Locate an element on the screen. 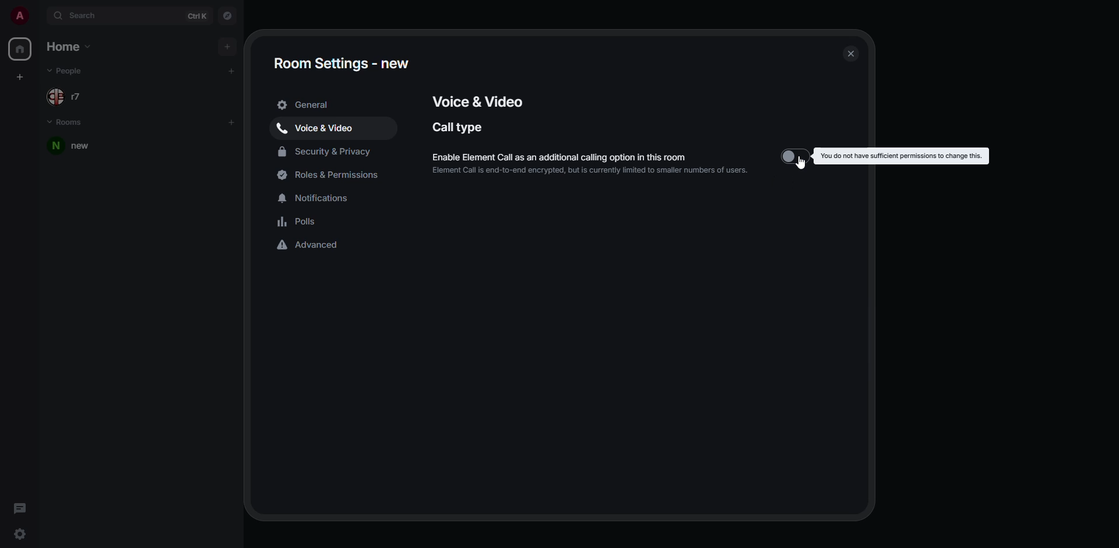 The height and width of the screenshot is (548, 1119). polls is located at coordinates (300, 222).